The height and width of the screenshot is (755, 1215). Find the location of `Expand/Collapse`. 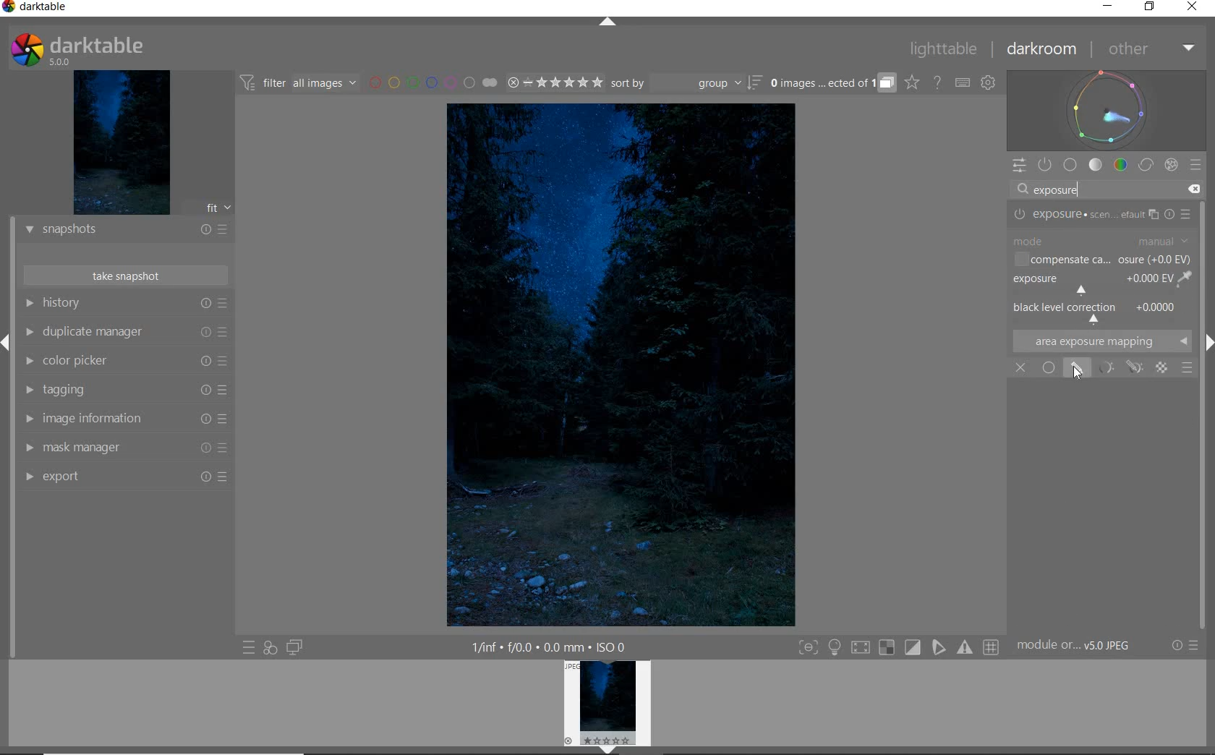

Expand/Collapse is located at coordinates (1207, 340).